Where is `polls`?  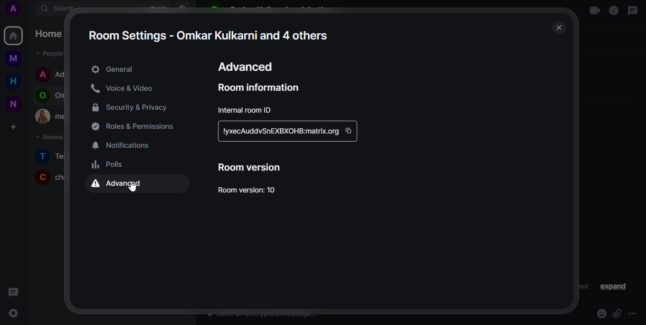 polls is located at coordinates (110, 164).